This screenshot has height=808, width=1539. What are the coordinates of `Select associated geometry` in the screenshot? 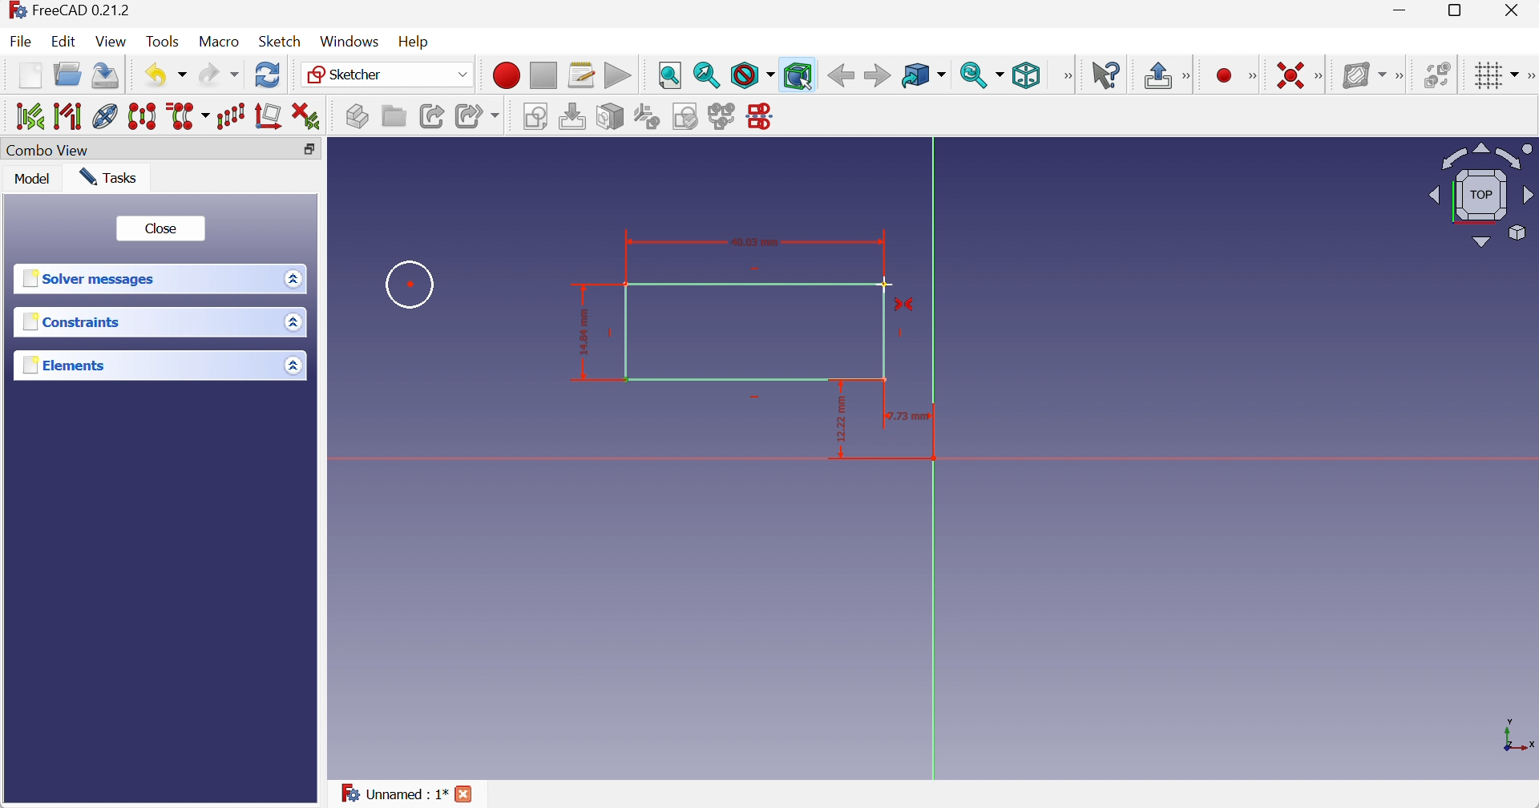 It's located at (71, 116).